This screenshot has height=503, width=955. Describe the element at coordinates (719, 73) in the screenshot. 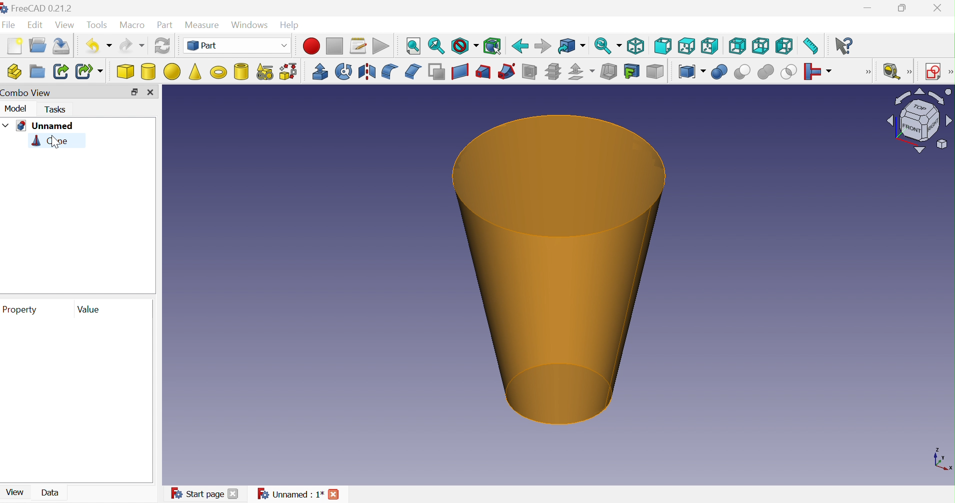

I see `Boolean` at that location.